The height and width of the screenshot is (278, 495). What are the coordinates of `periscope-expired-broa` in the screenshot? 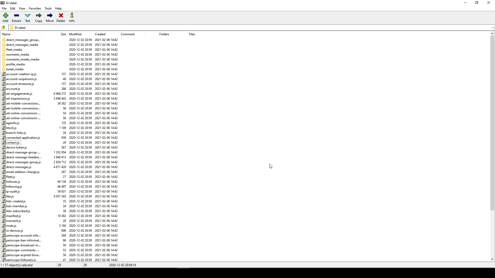 It's located at (22, 255).